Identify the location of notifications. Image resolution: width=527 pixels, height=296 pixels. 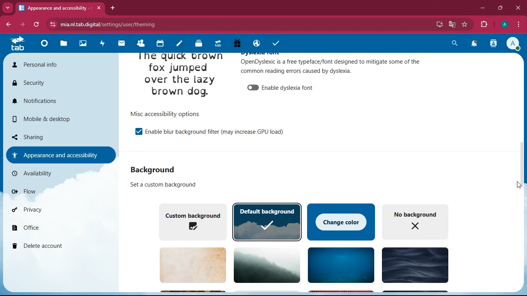
(61, 102).